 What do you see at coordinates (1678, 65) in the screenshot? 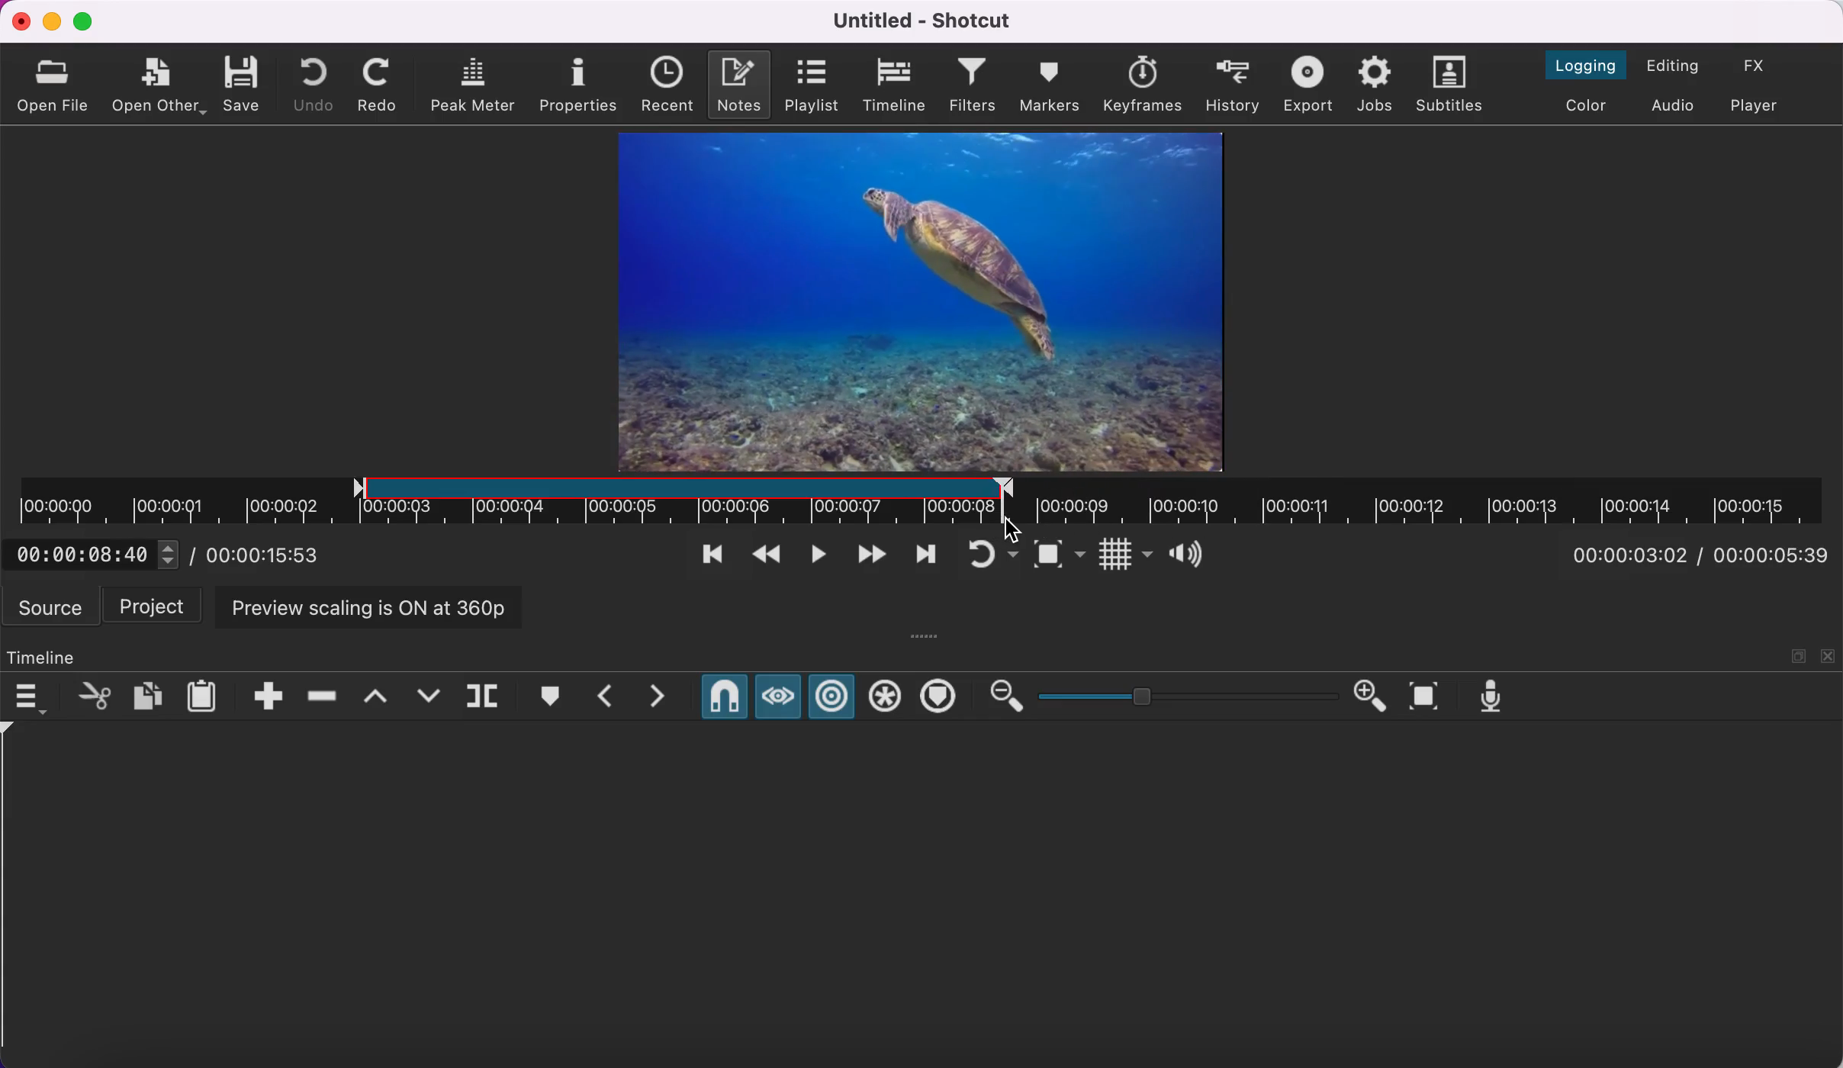
I see `switch to the editing layout` at bounding box center [1678, 65].